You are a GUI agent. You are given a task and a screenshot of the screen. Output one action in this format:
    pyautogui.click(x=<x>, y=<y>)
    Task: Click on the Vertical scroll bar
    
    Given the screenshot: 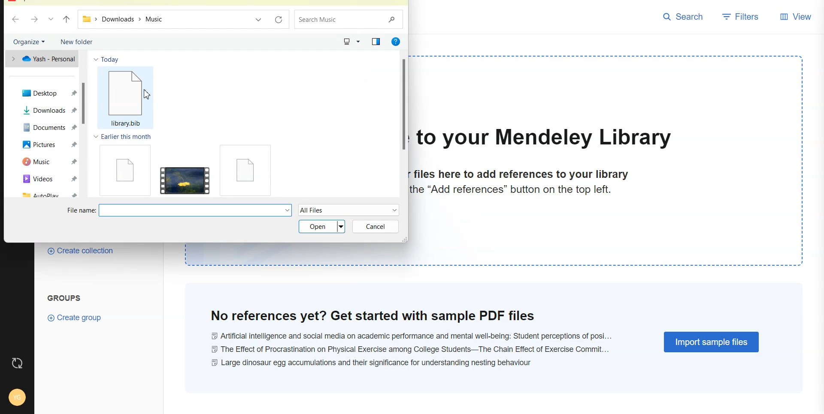 What is the action you would take?
    pyautogui.click(x=404, y=125)
    